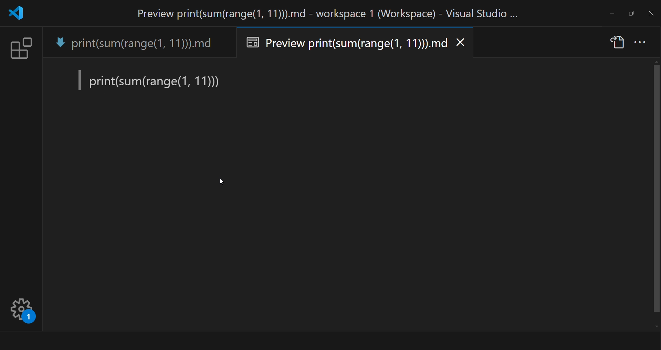  Describe the element at coordinates (326, 14) in the screenshot. I see `title` at that location.